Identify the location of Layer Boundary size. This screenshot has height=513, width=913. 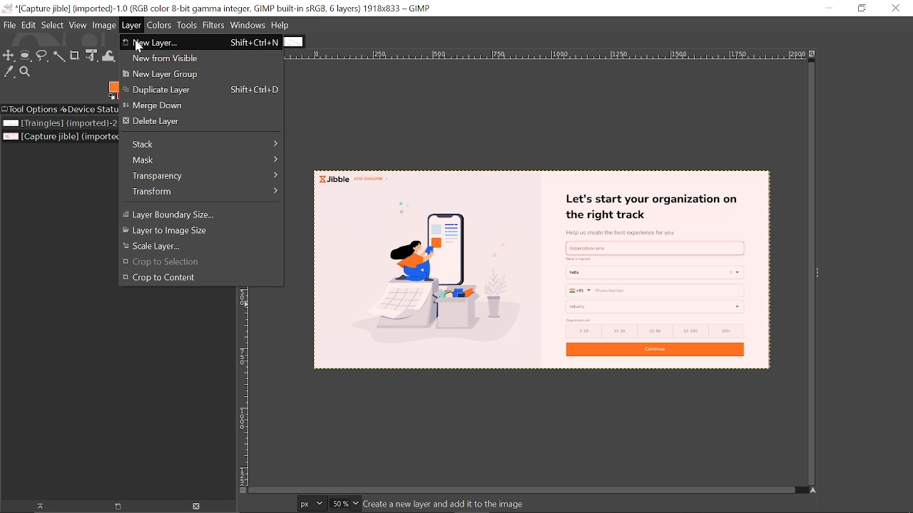
(197, 215).